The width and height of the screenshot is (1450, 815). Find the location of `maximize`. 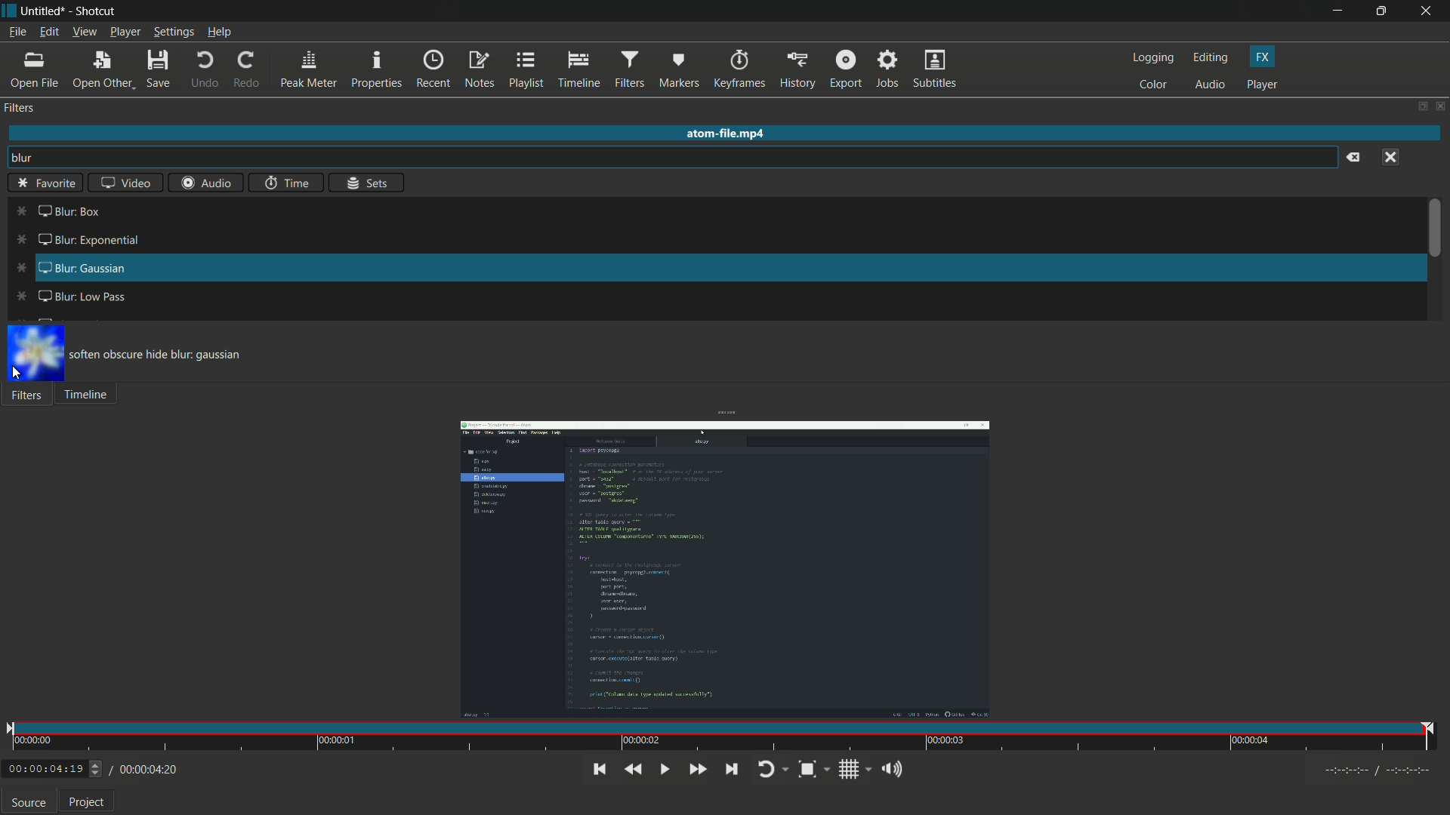

maximize is located at coordinates (1384, 11).